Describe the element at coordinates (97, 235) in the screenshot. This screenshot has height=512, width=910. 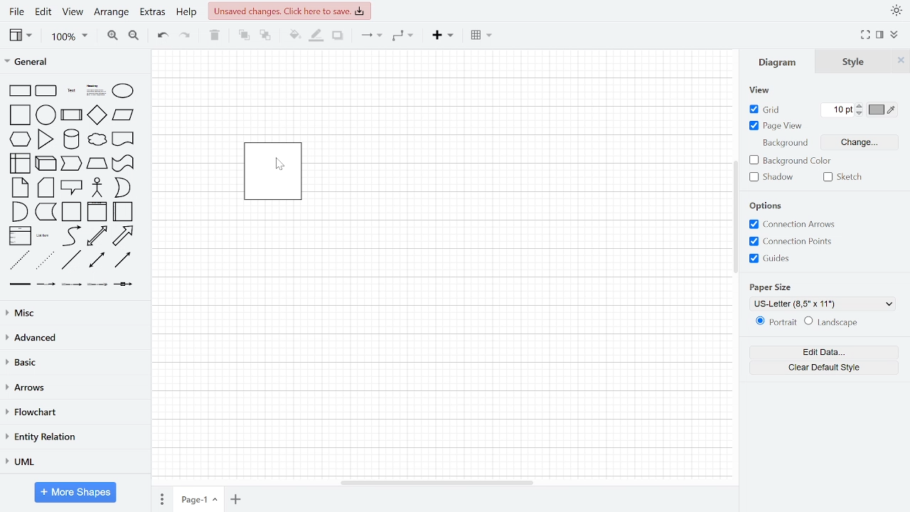
I see `bidirectional arrow` at that location.